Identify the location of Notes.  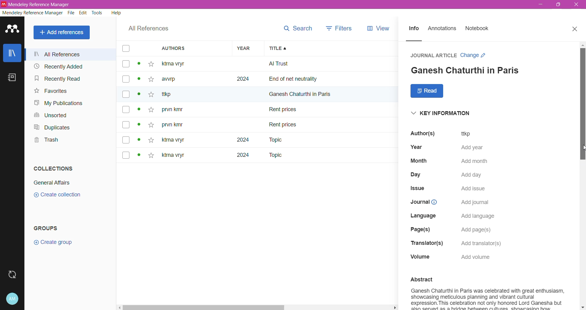
(11, 77).